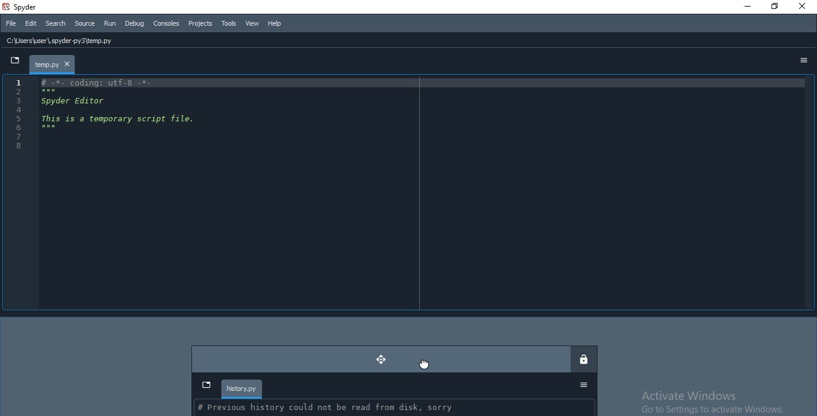  Describe the element at coordinates (251, 23) in the screenshot. I see `View` at that location.